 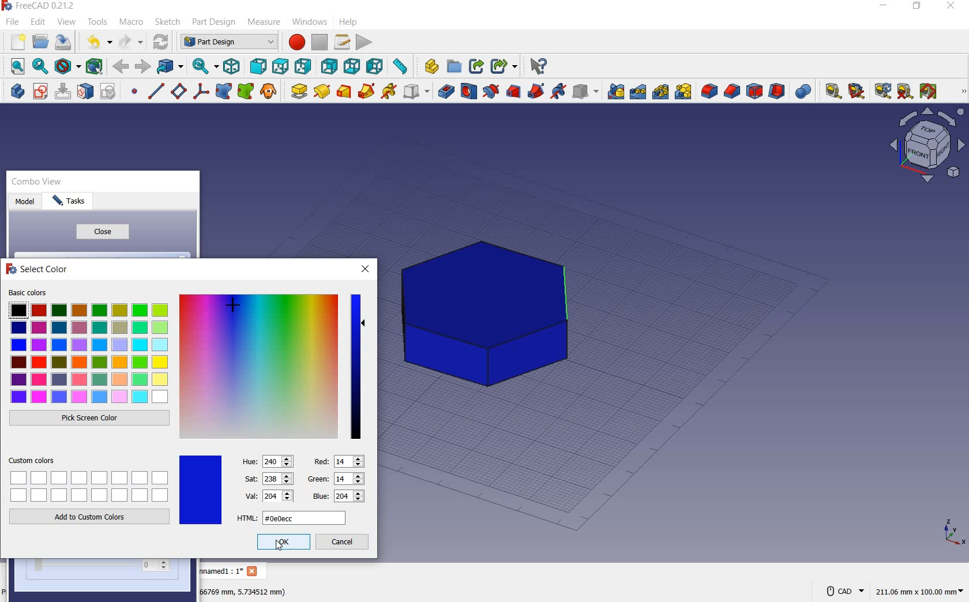 What do you see at coordinates (297, 91) in the screenshot?
I see `pad` at bounding box center [297, 91].